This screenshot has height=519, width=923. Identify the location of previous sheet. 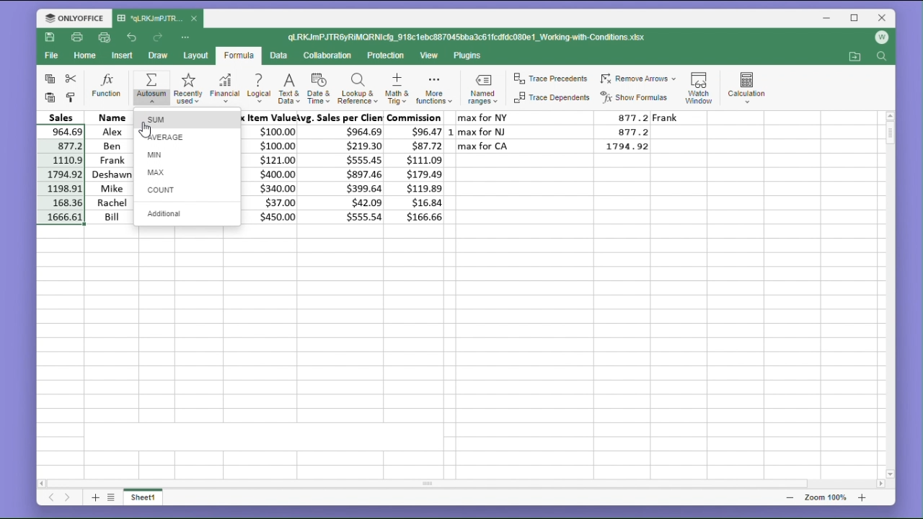
(50, 500).